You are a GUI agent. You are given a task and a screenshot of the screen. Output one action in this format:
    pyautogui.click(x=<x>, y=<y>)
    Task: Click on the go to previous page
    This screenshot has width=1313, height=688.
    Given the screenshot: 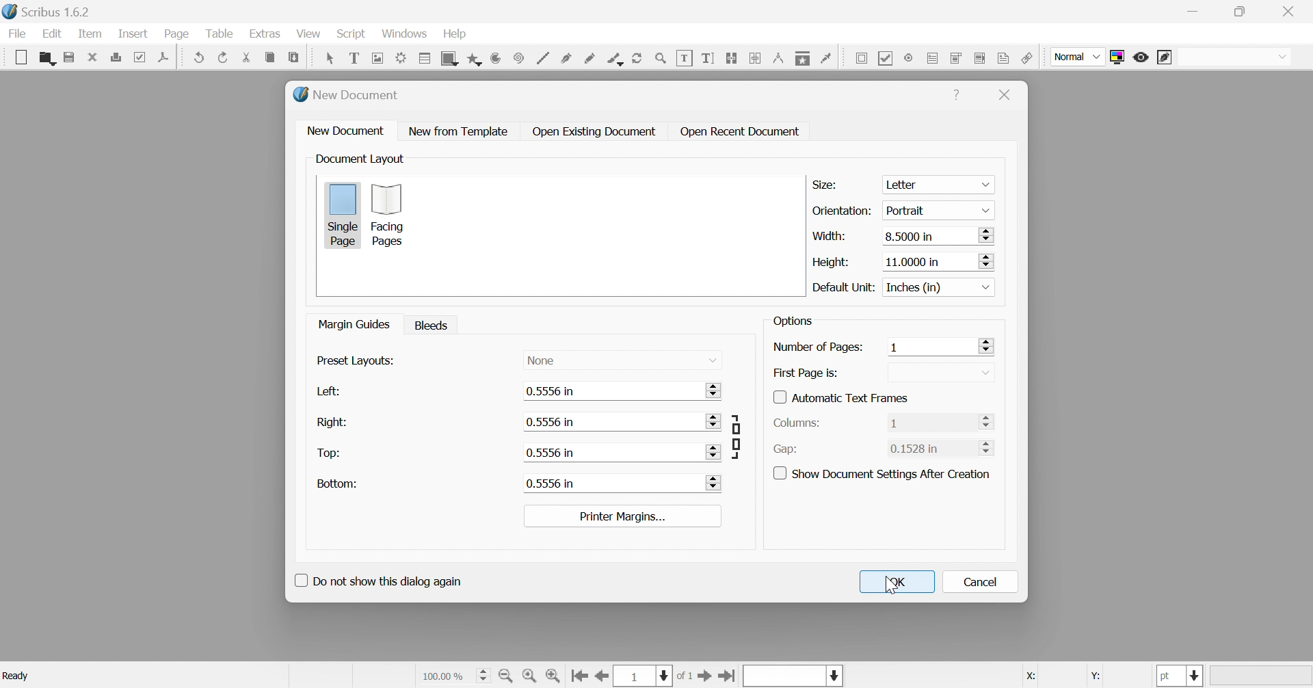 What is the action you would take?
    pyautogui.click(x=602, y=676)
    